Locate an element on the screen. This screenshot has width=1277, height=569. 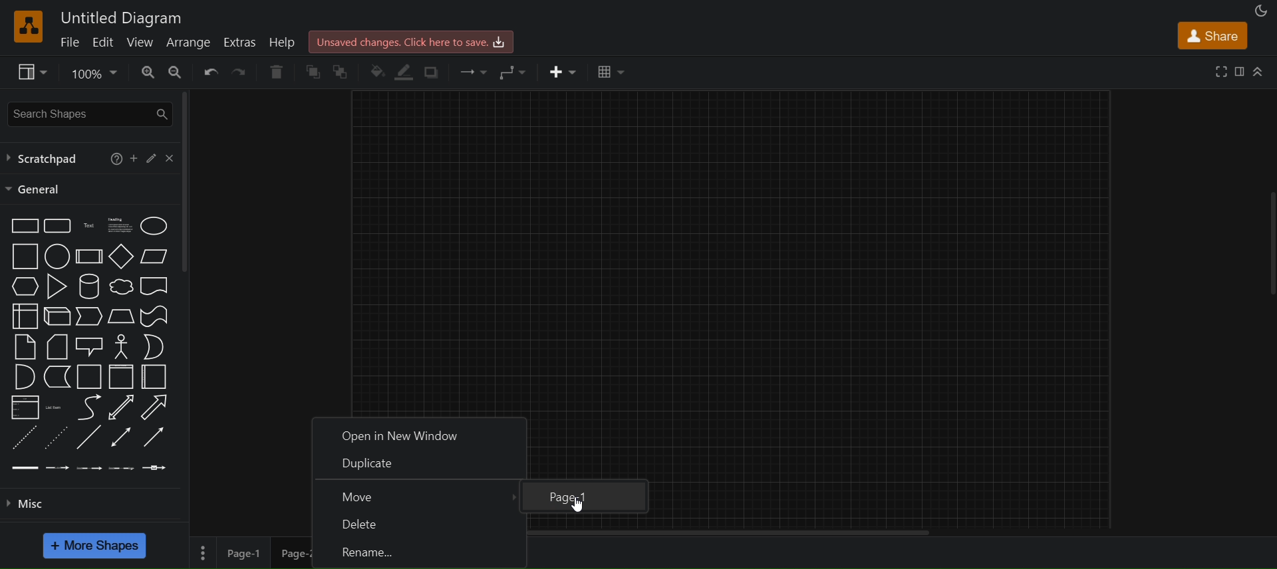
dotted line is located at coordinates (54, 438).